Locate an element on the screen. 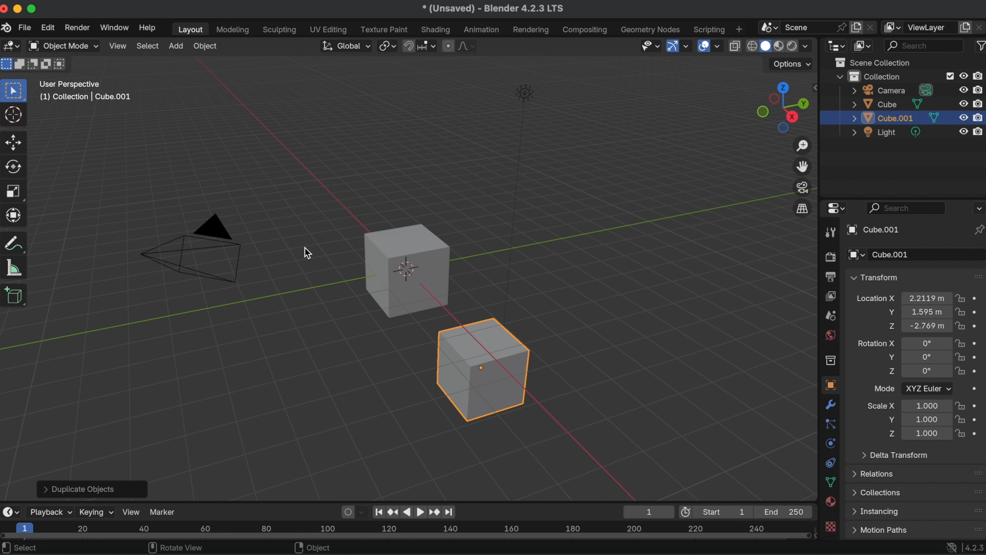  euler rotation is located at coordinates (926, 357).